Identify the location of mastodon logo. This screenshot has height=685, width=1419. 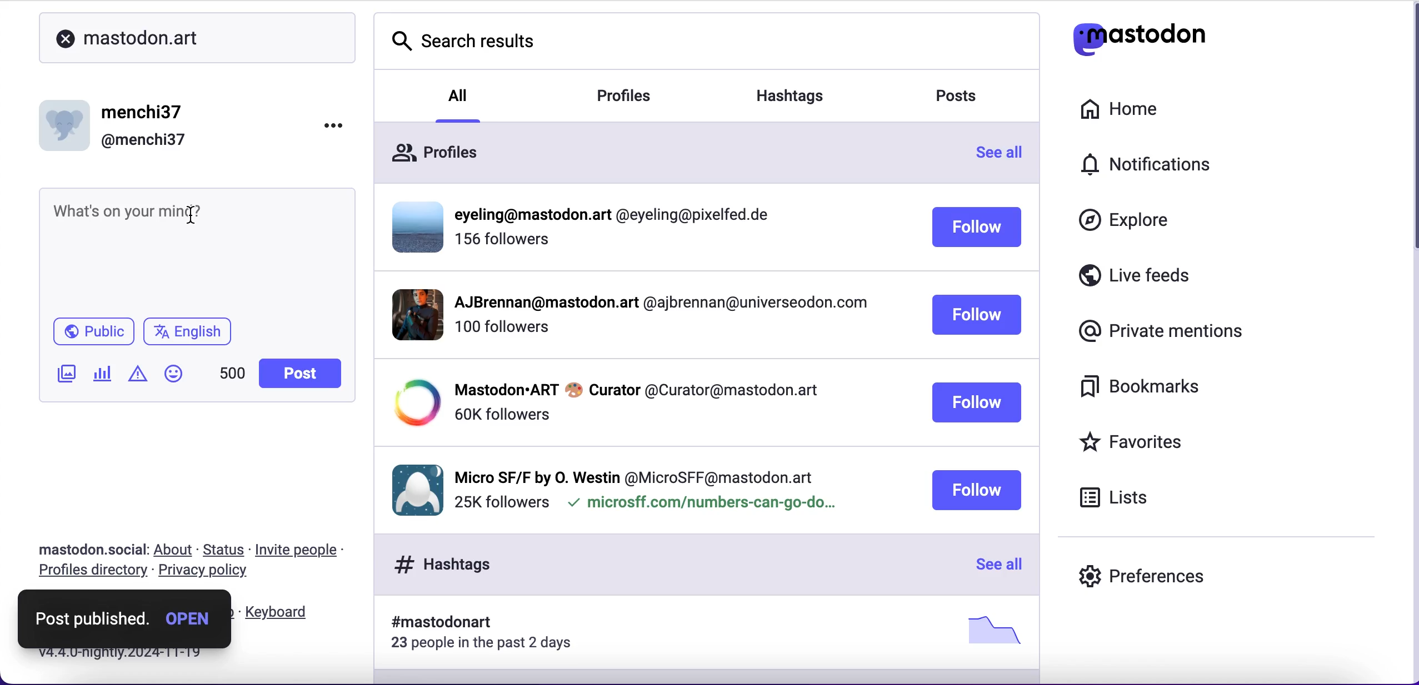
(1160, 39).